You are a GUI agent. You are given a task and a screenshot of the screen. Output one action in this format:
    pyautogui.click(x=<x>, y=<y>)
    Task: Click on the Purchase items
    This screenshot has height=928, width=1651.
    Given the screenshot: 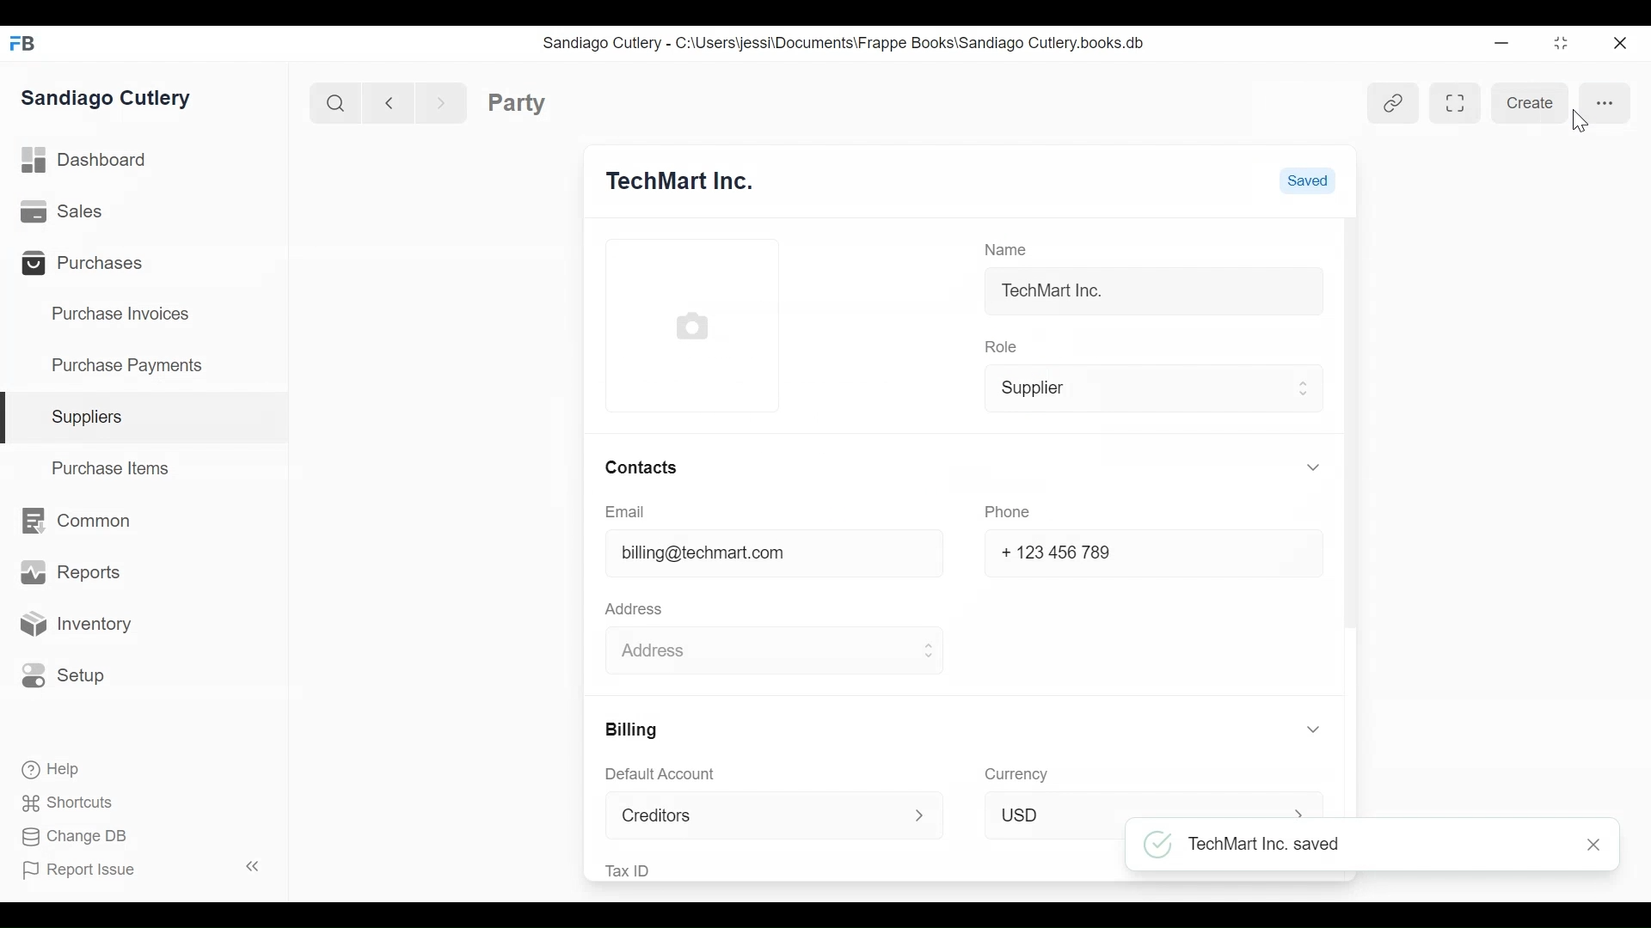 What is the action you would take?
    pyautogui.click(x=114, y=472)
    